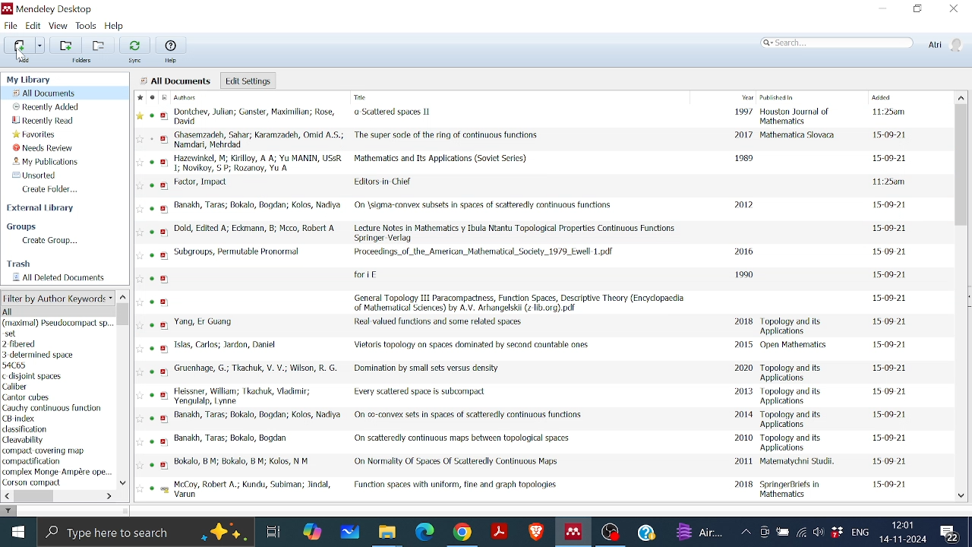 The height and width of the screenshot is (547, 972). What do you see at coordinates (172, 62) in the screenshot?
I see `Help` at bounding box center [172, 62].